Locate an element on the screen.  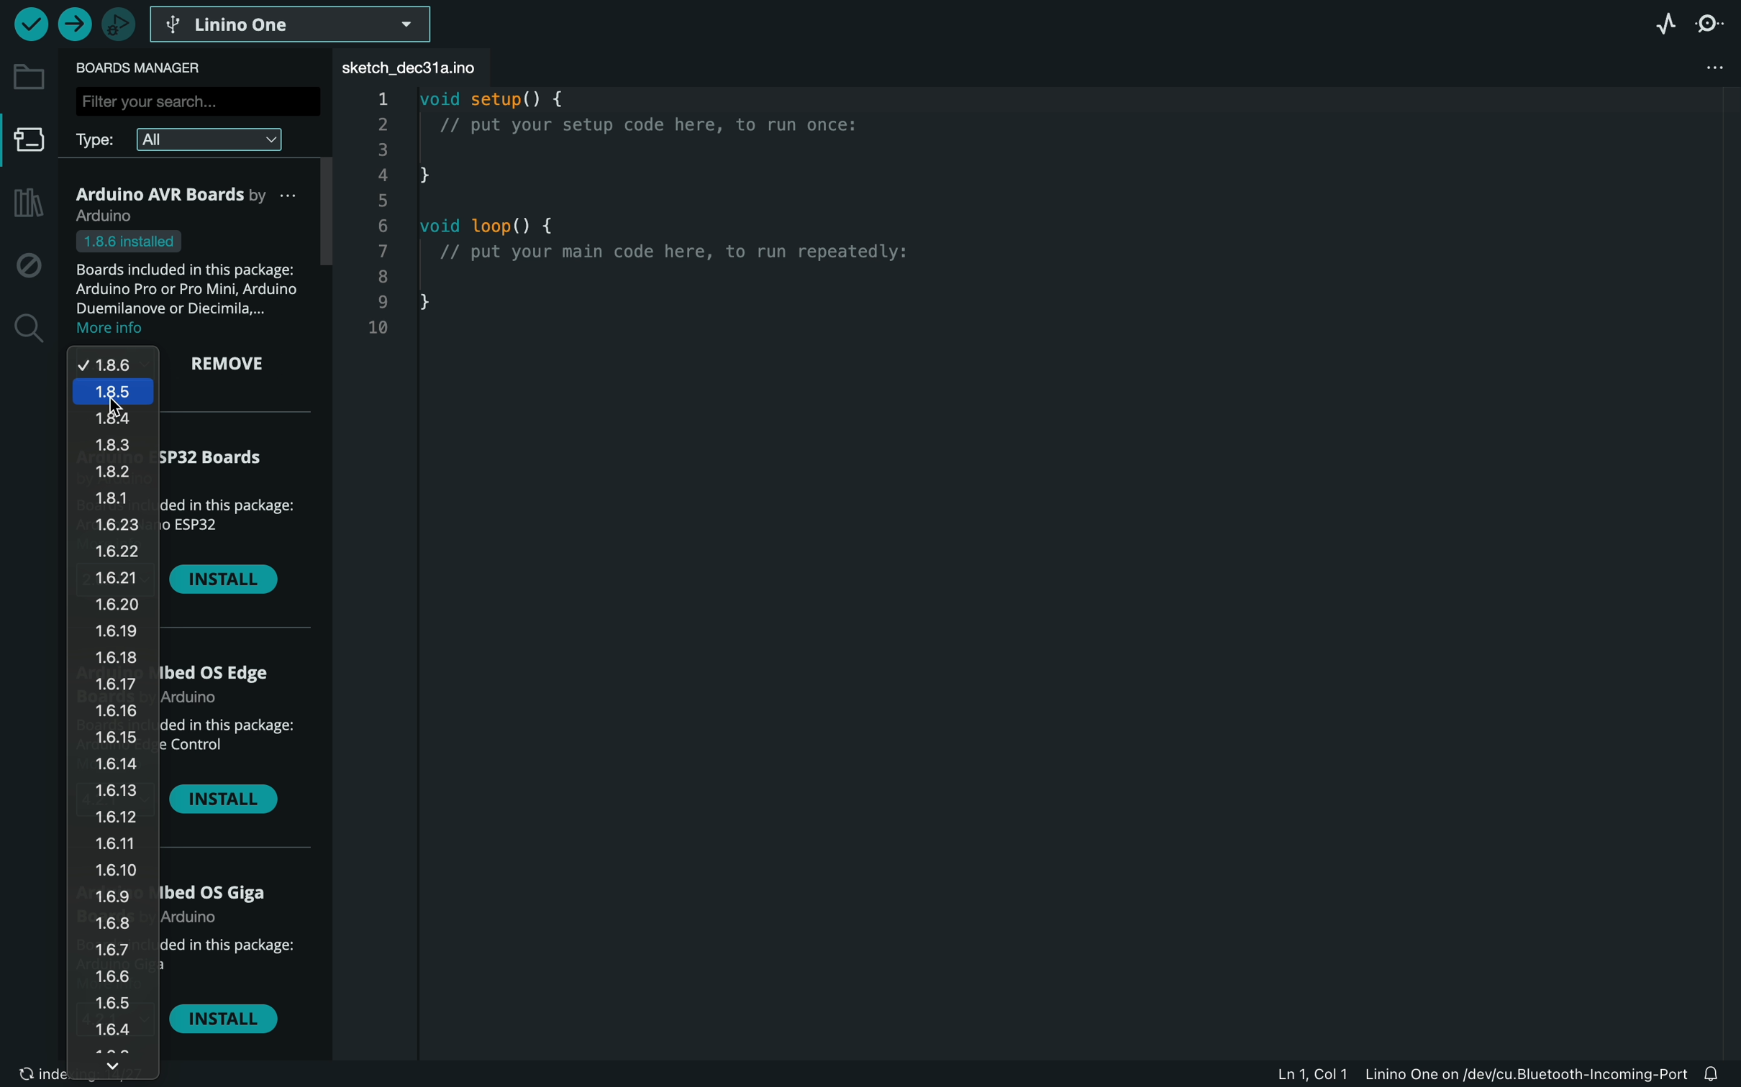
description is located at coordinates (192, 284).